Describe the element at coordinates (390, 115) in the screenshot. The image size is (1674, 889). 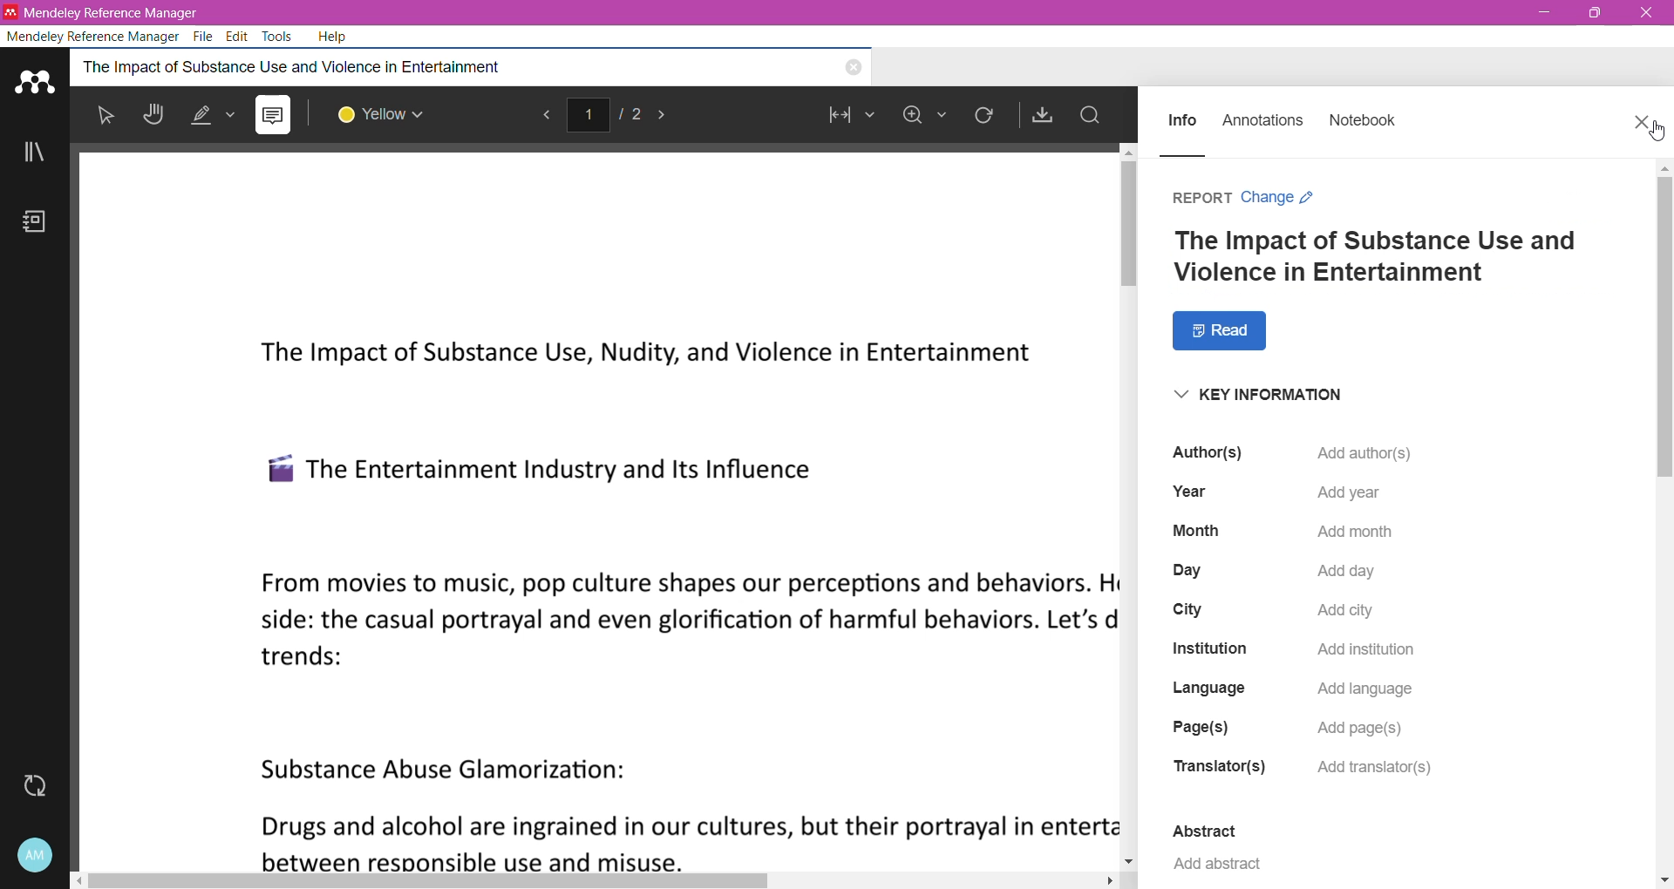
I see `Select Edit Color` at that location.